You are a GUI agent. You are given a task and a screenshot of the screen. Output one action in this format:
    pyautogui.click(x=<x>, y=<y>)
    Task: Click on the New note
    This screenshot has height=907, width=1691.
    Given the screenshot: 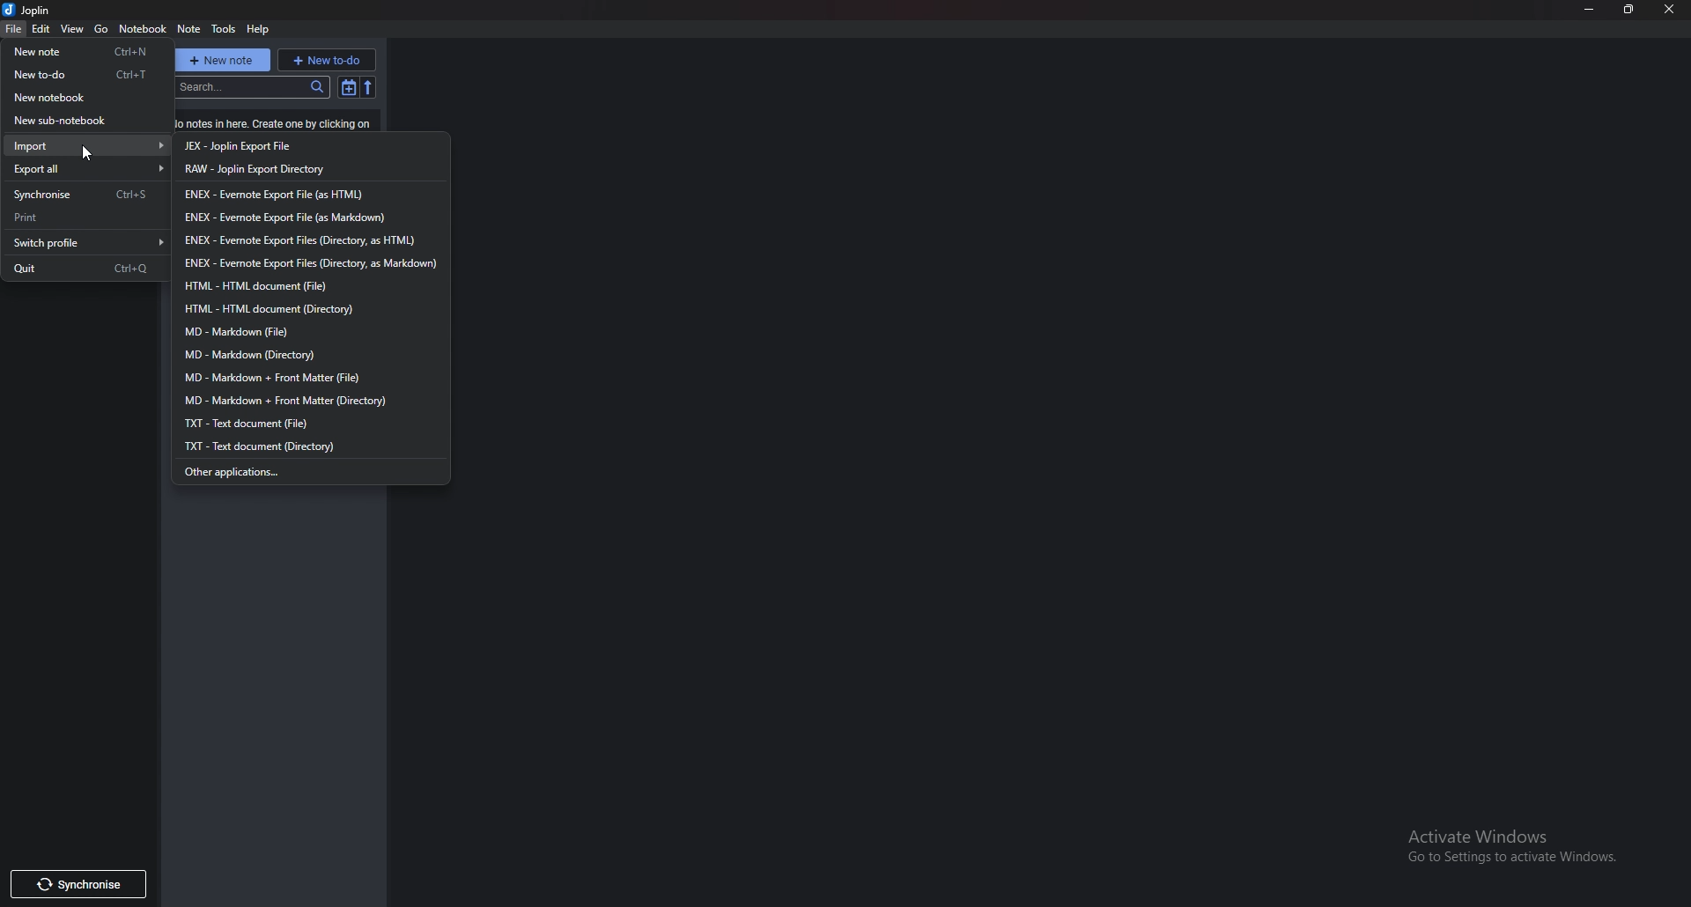 What is the action you would take?
    pyautogui.click(x=85, y=52)
    